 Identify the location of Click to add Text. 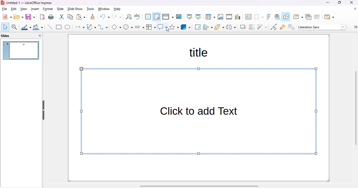
(198, 111).